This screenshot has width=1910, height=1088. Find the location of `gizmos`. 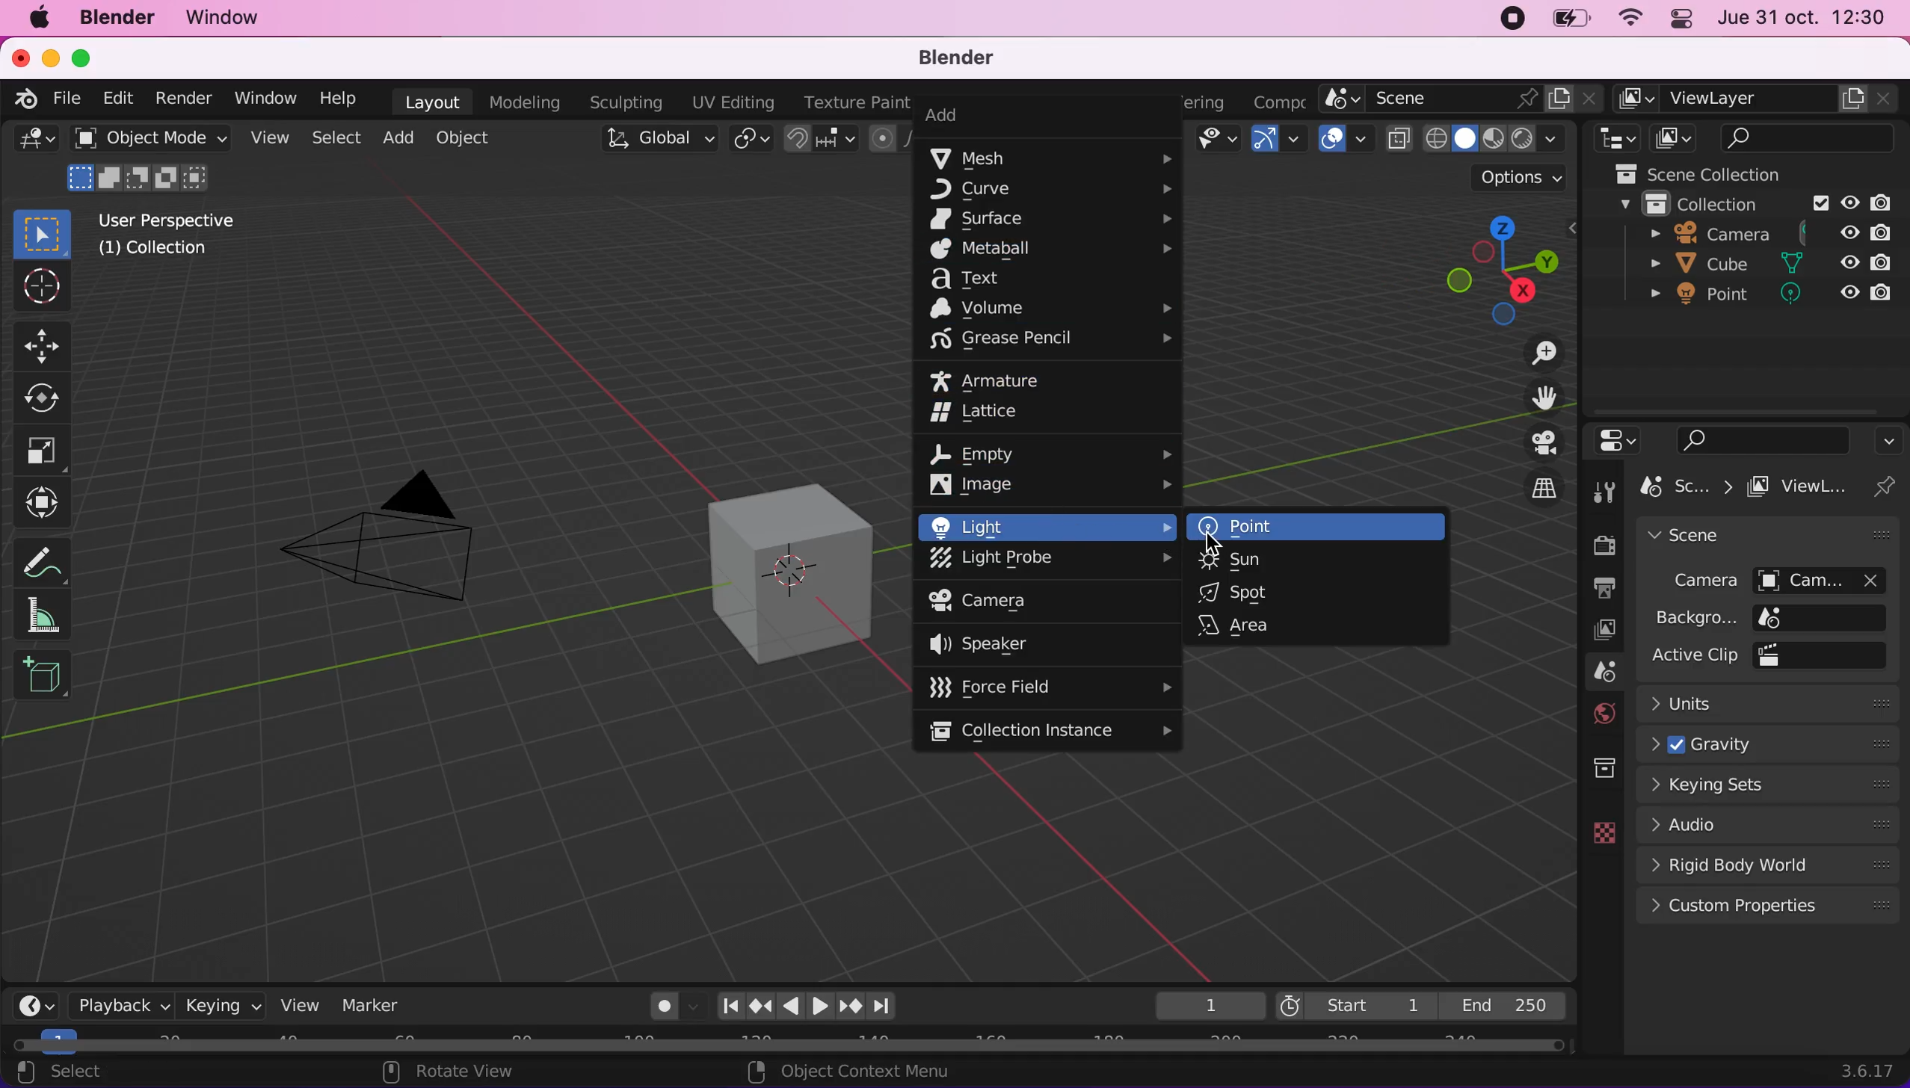

gizmos is located at coordinates (1284, 142).